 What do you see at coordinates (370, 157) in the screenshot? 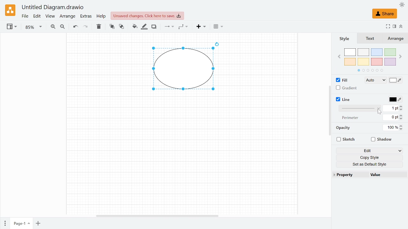
I see `Copy style` at bounding box center [370, 157].